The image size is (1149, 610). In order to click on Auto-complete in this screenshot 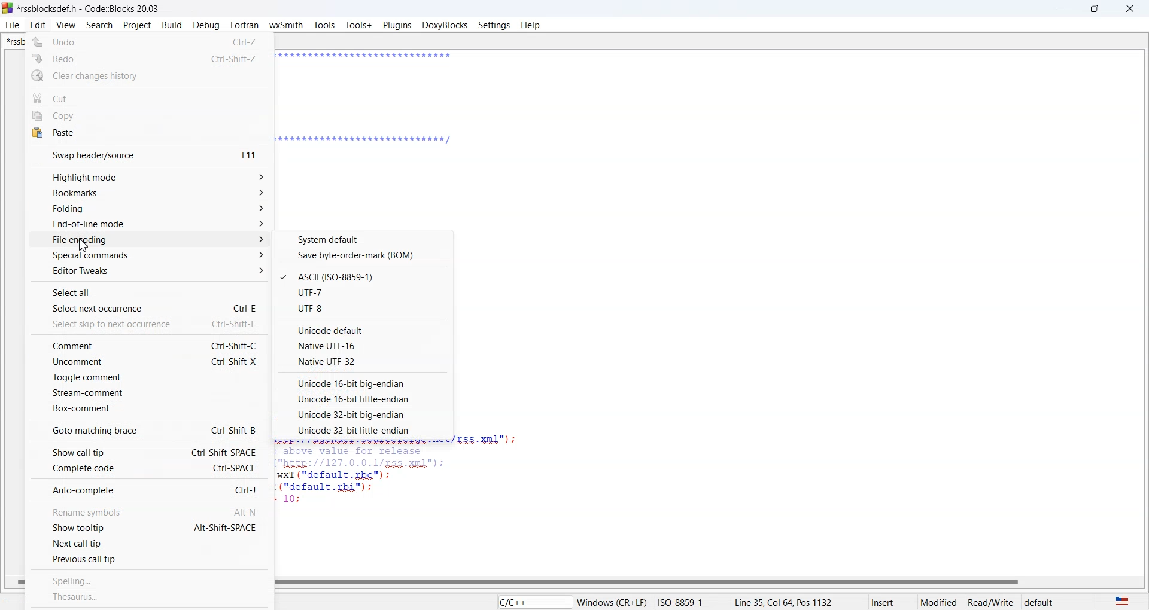, I will do `click(148, 490)`.